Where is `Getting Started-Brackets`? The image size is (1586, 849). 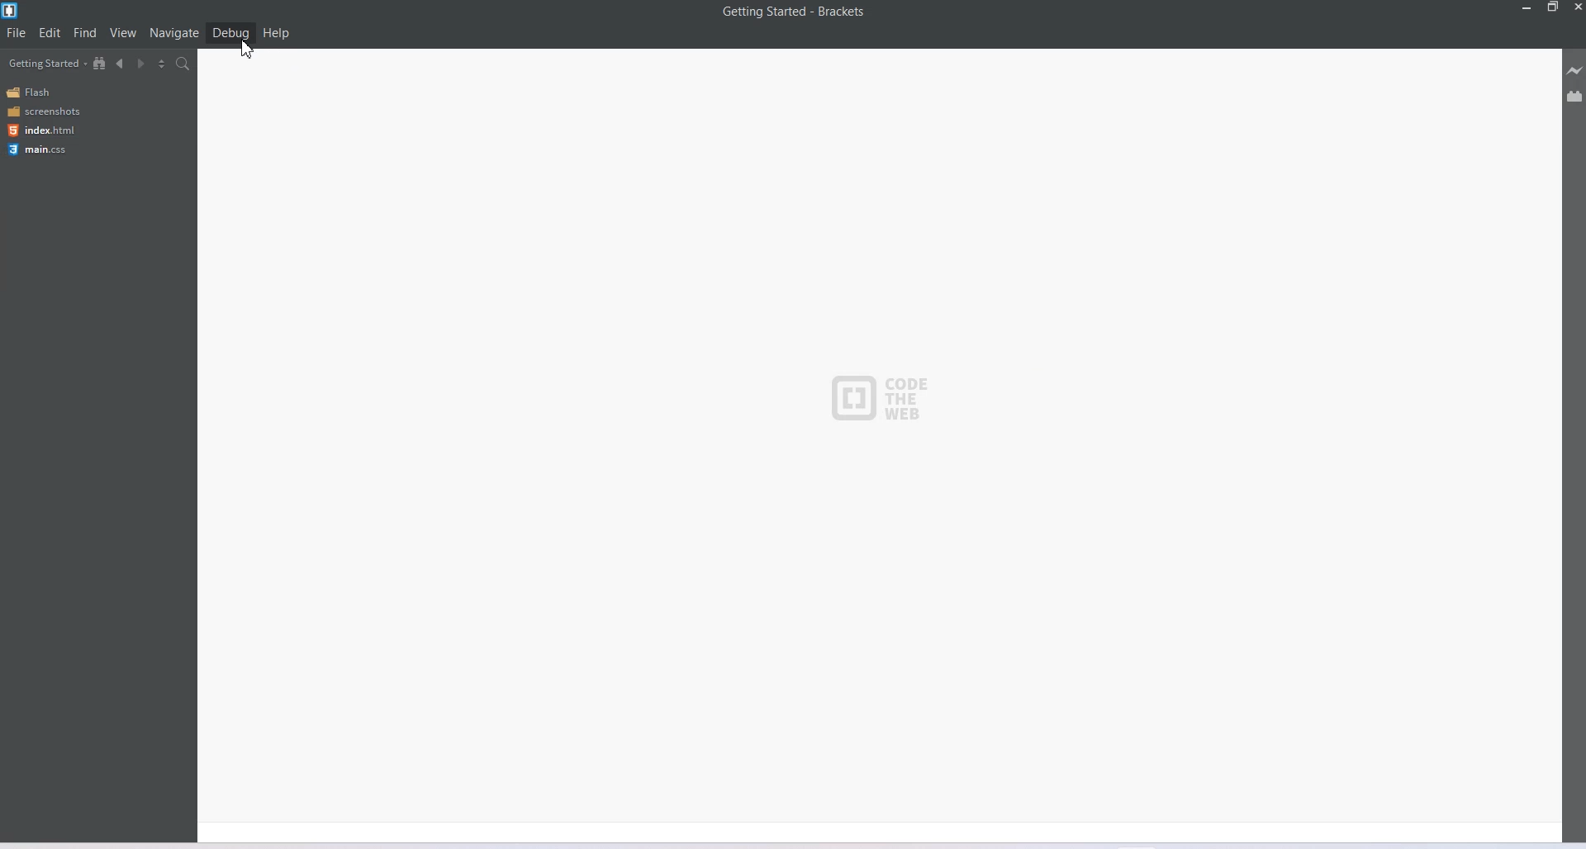
Getting Started-Brackets is located at coordinates (794, 12).